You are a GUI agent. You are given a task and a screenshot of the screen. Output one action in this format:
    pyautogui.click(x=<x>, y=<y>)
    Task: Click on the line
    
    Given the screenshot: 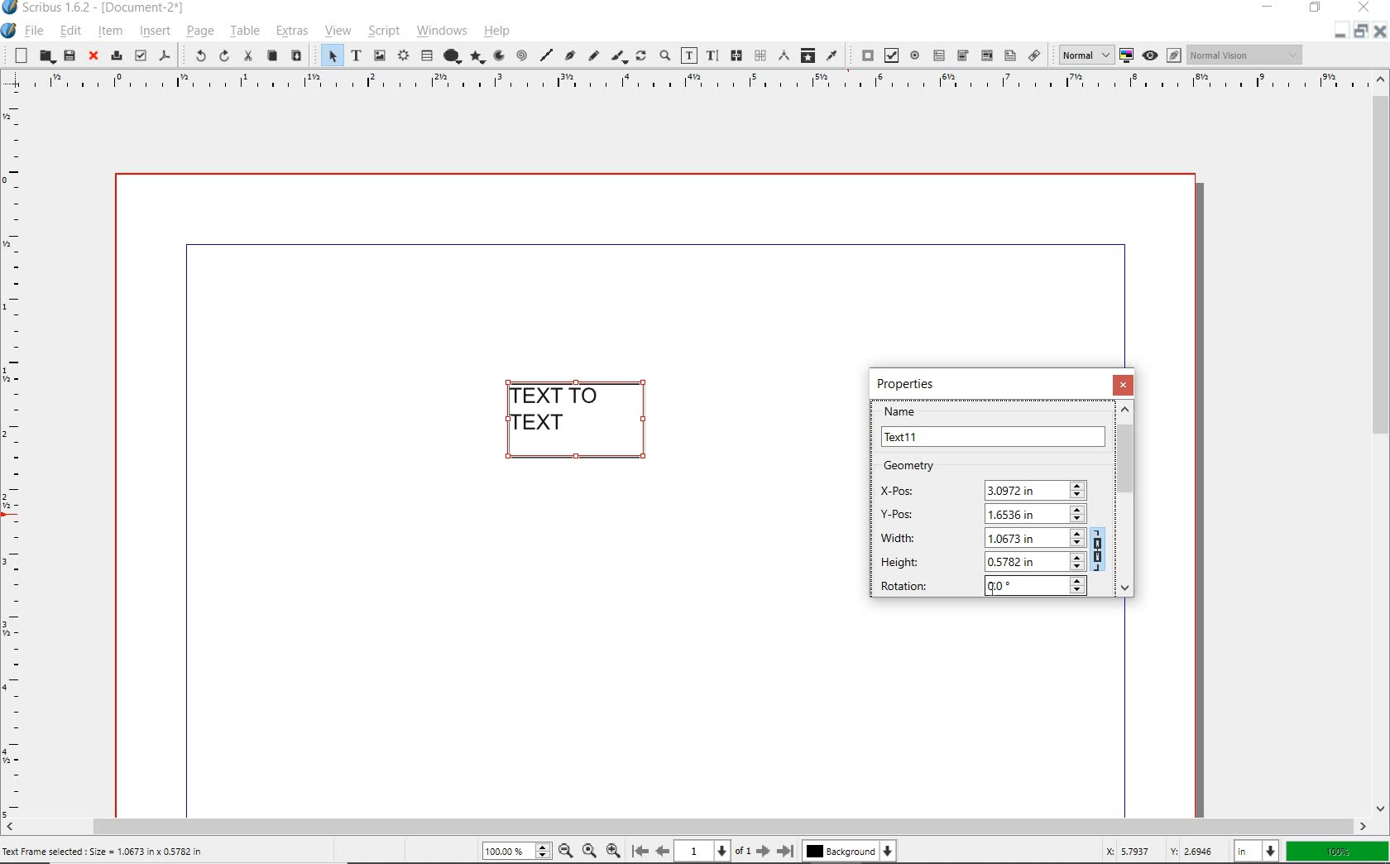 What is the action you would take?
    pyautogui.click(x=545, y=57)
    